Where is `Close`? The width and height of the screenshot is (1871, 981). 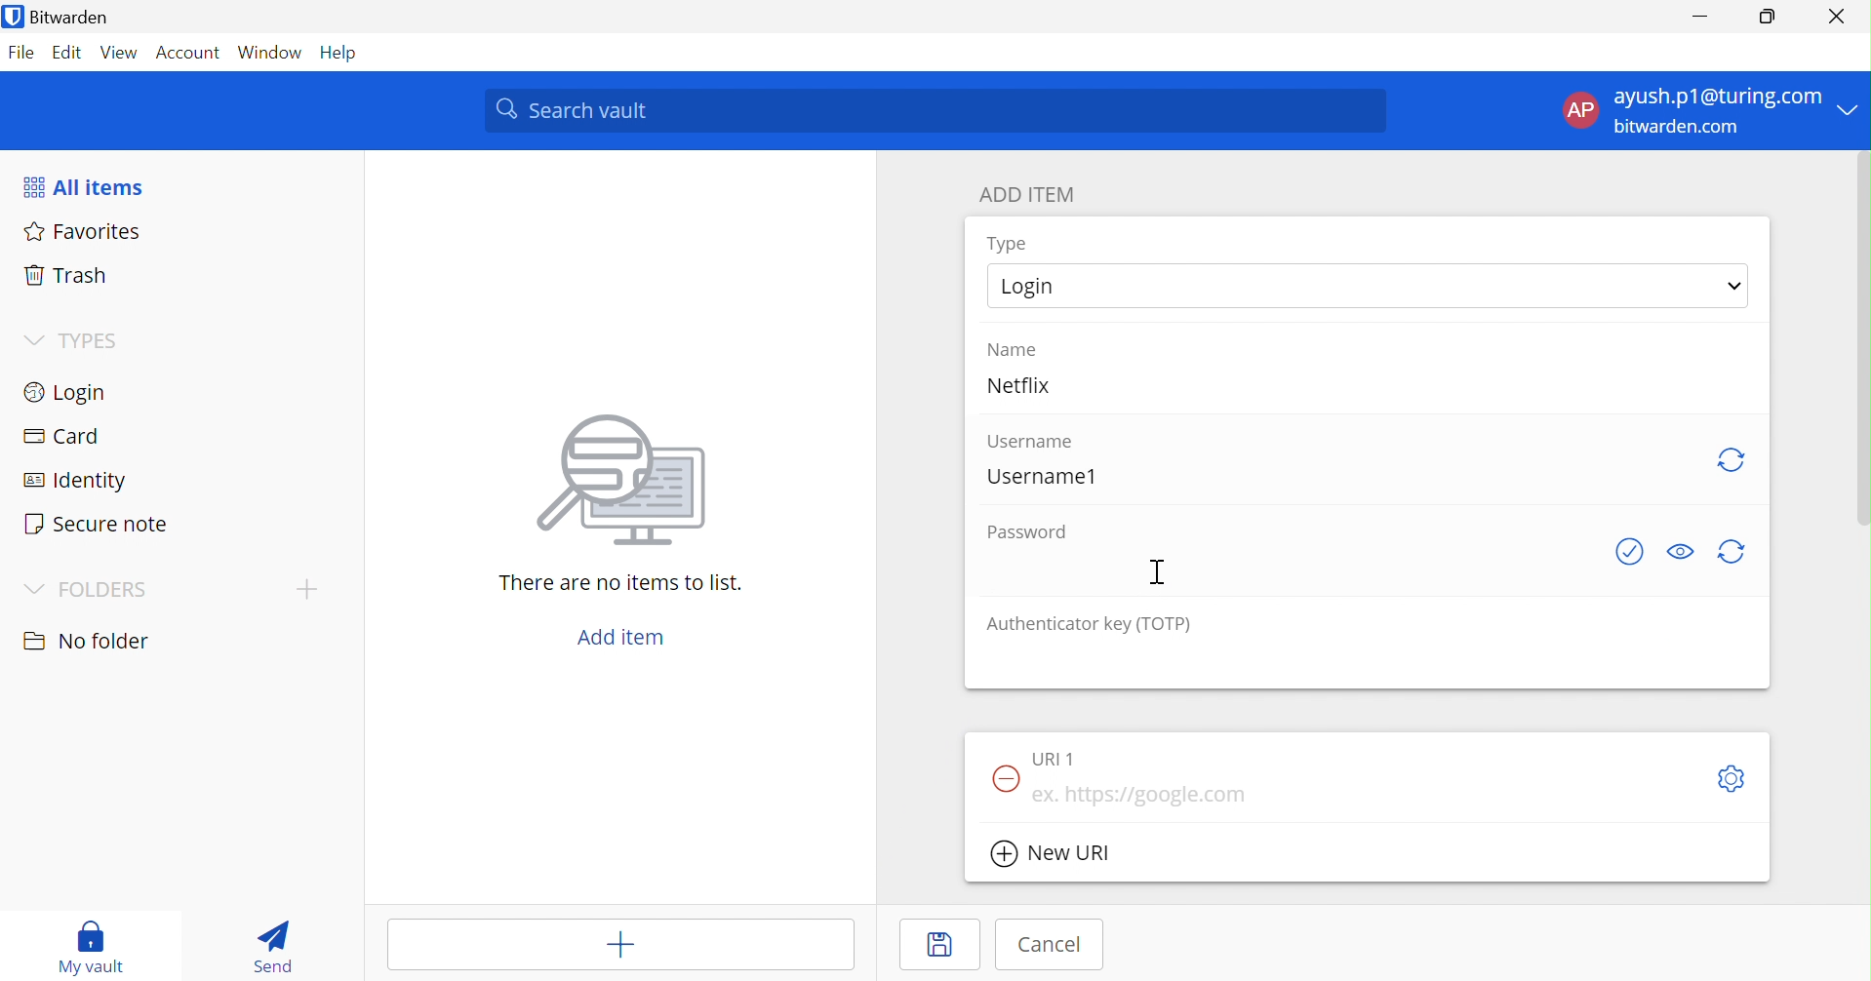 Close is located at coordinates (1836, 17).